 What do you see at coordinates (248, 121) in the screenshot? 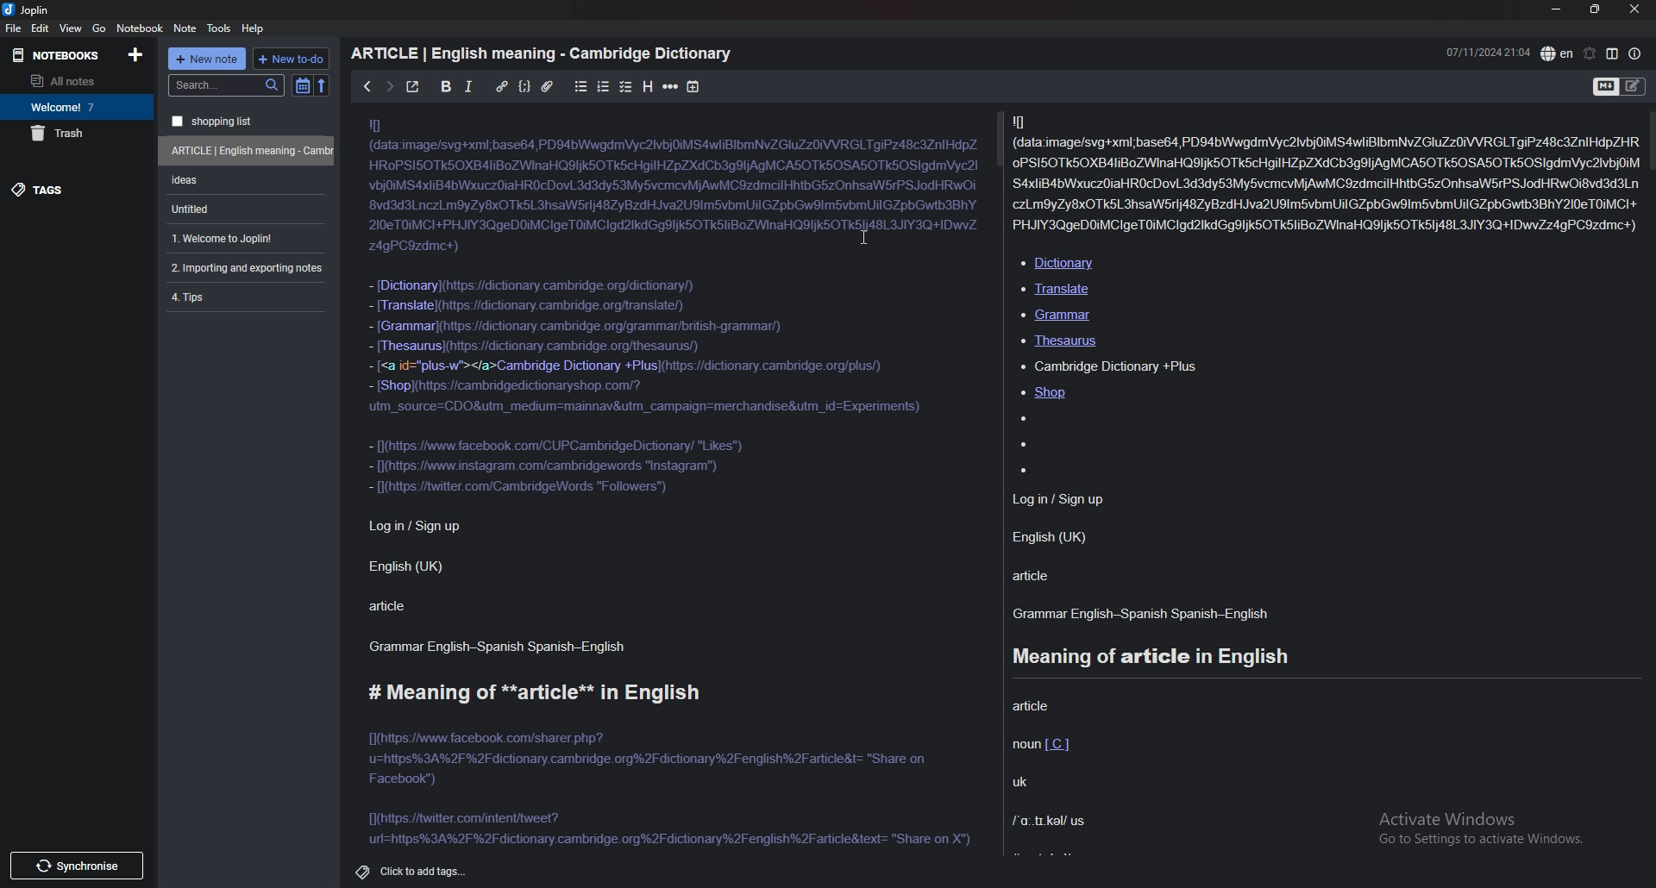
I see `note` at bounding box center [248, 121].